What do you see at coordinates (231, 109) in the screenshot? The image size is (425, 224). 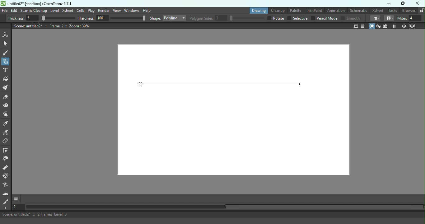 I see `Canvas` at bounding box center [231, 109].